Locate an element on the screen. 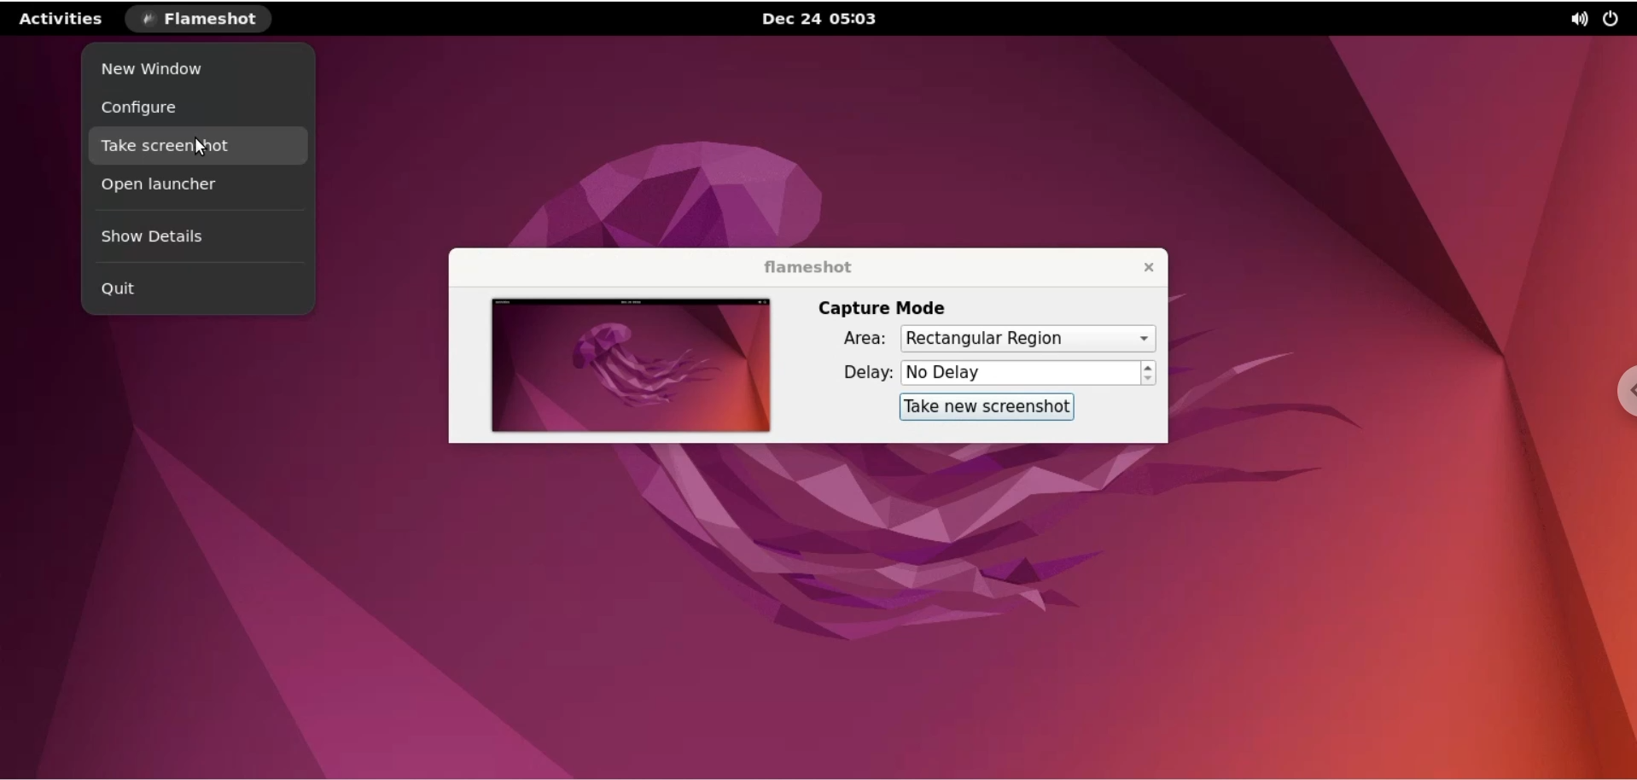 The image size is (1637, 780). open launcher is located at coordinates (191, 188).